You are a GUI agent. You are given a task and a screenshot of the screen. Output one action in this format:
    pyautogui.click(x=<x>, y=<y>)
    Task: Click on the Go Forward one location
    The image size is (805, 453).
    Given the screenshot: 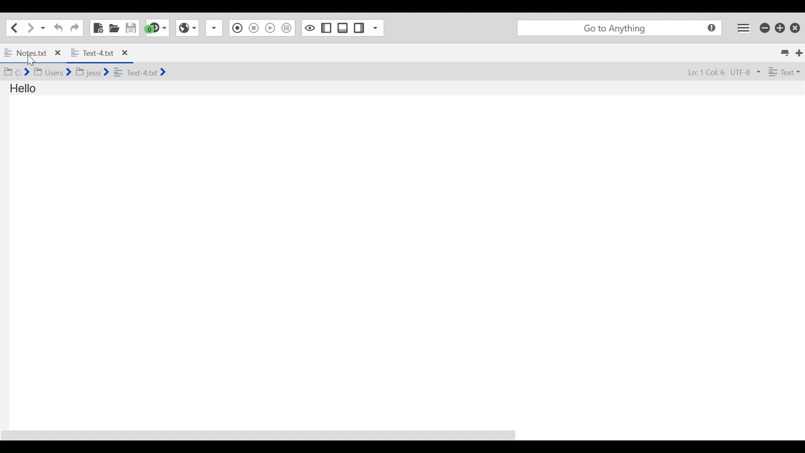 What is the action you would take?
    pyautogui.click(x=30, y=27)
    